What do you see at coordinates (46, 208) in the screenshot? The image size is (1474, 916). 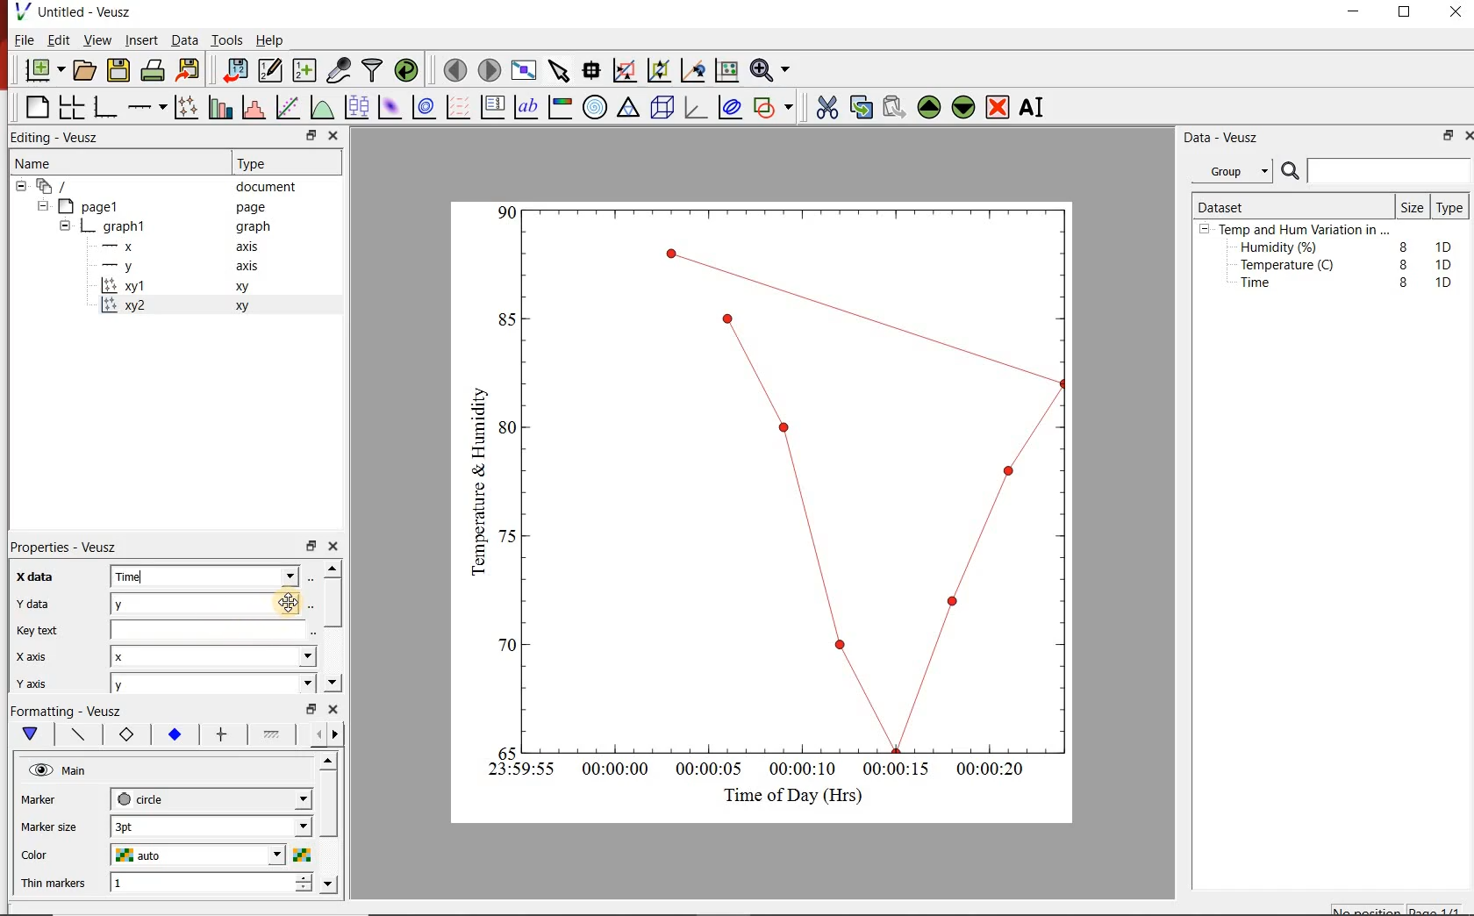 I see `hide sub menu` at bounding box center [46, 208].